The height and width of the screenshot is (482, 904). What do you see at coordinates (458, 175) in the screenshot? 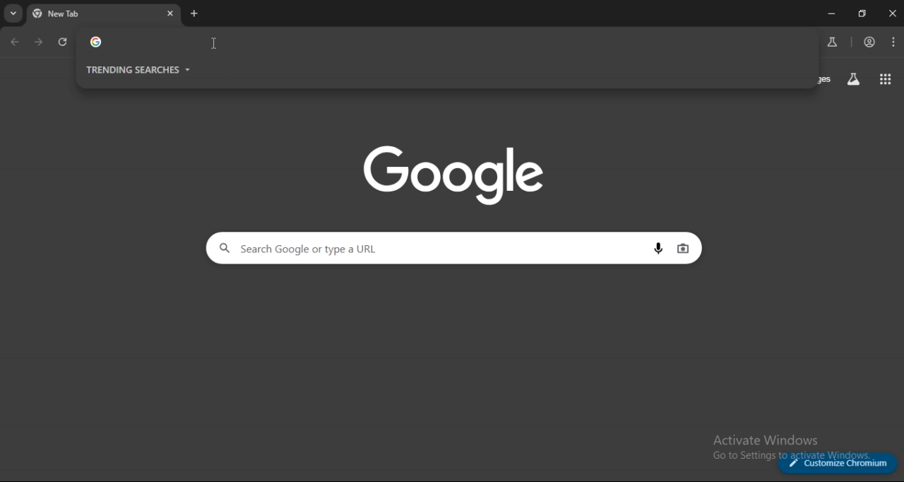
I see `Google` at bounding box center [458, 175].